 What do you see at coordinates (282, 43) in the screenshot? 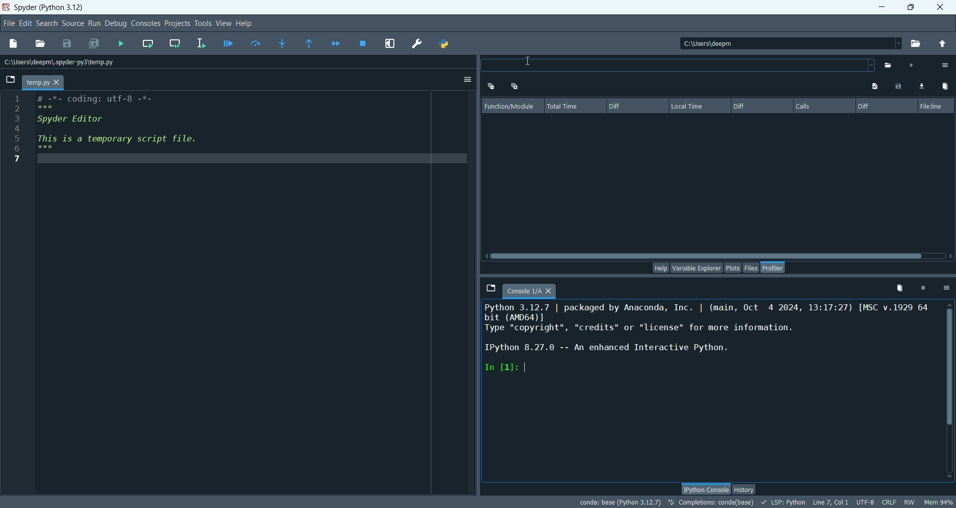
I see `step into function` at bounding box center [282, 43].